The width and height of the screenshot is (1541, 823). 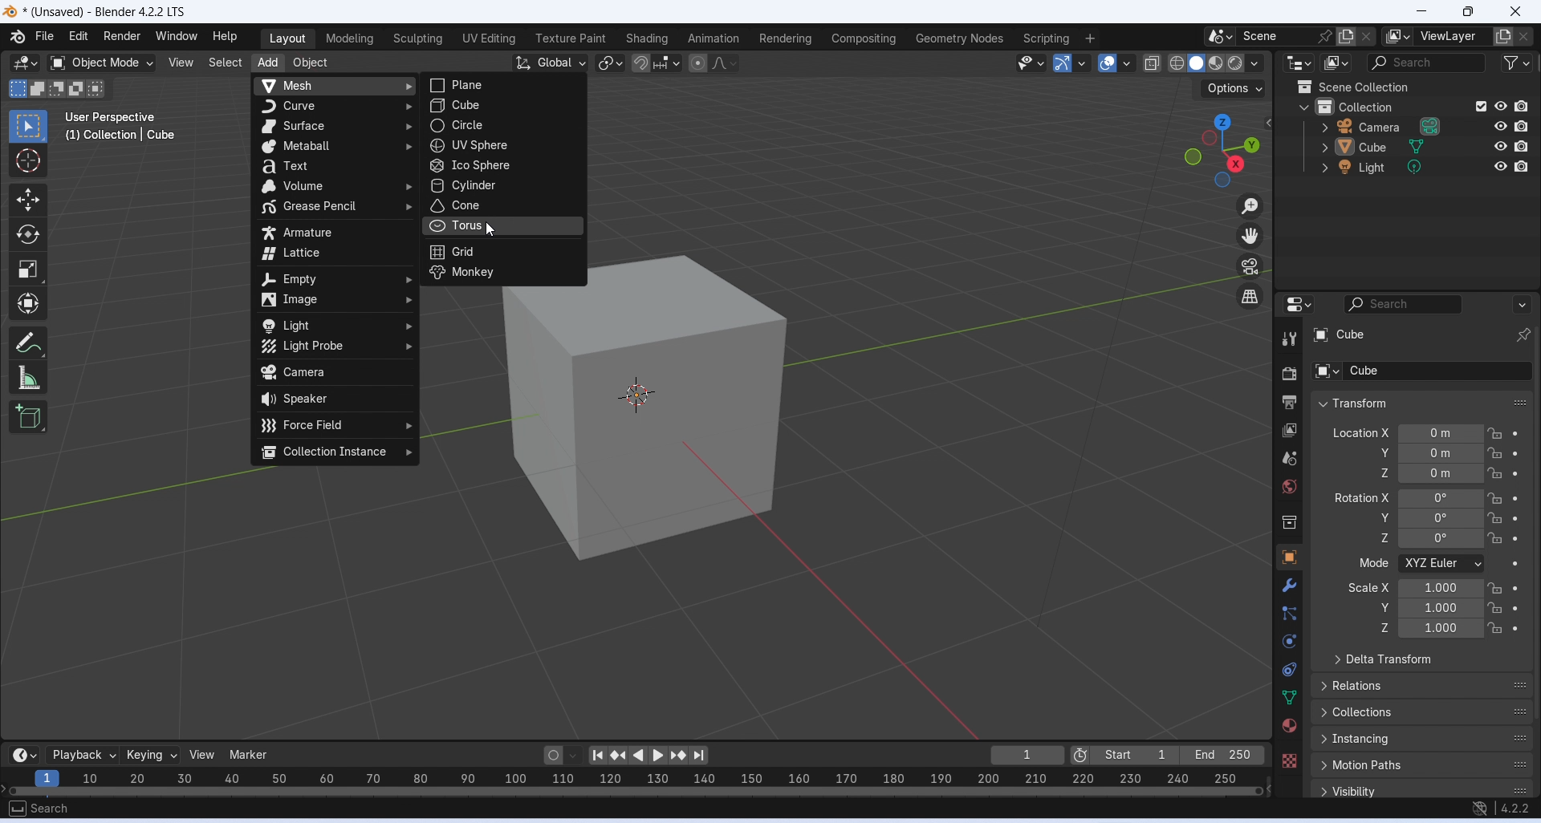 I want to click on Keying, so click(x=149, y=754).